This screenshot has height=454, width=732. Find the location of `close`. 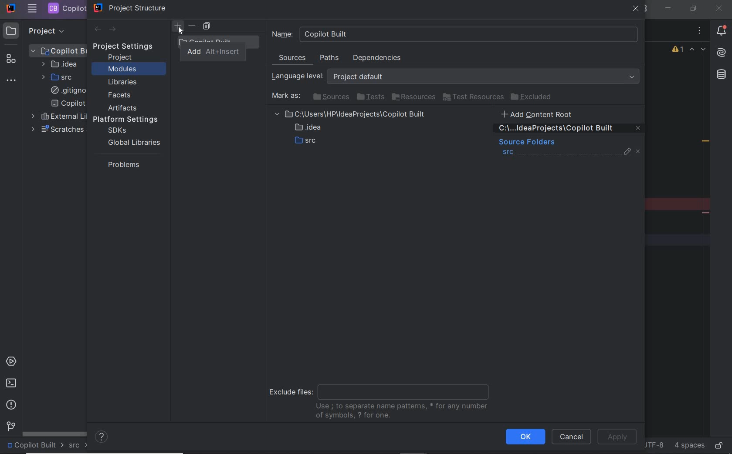

close is located at coordinates (718, 8).